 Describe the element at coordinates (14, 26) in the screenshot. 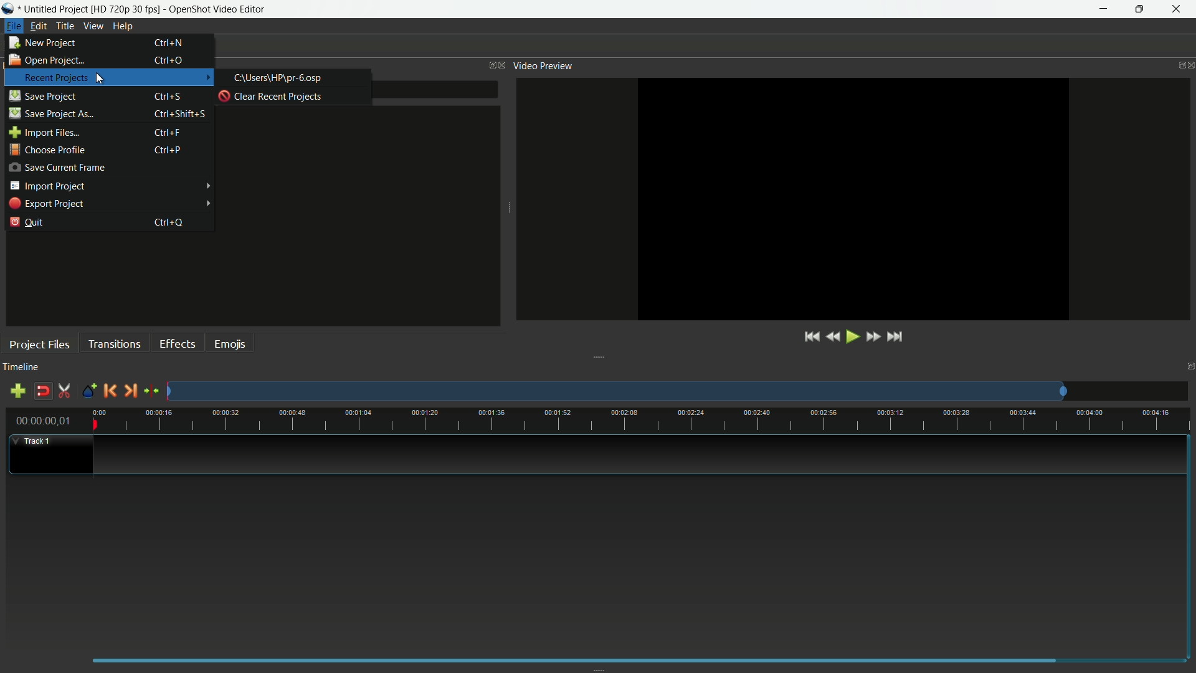

I see `file menu` at that location.